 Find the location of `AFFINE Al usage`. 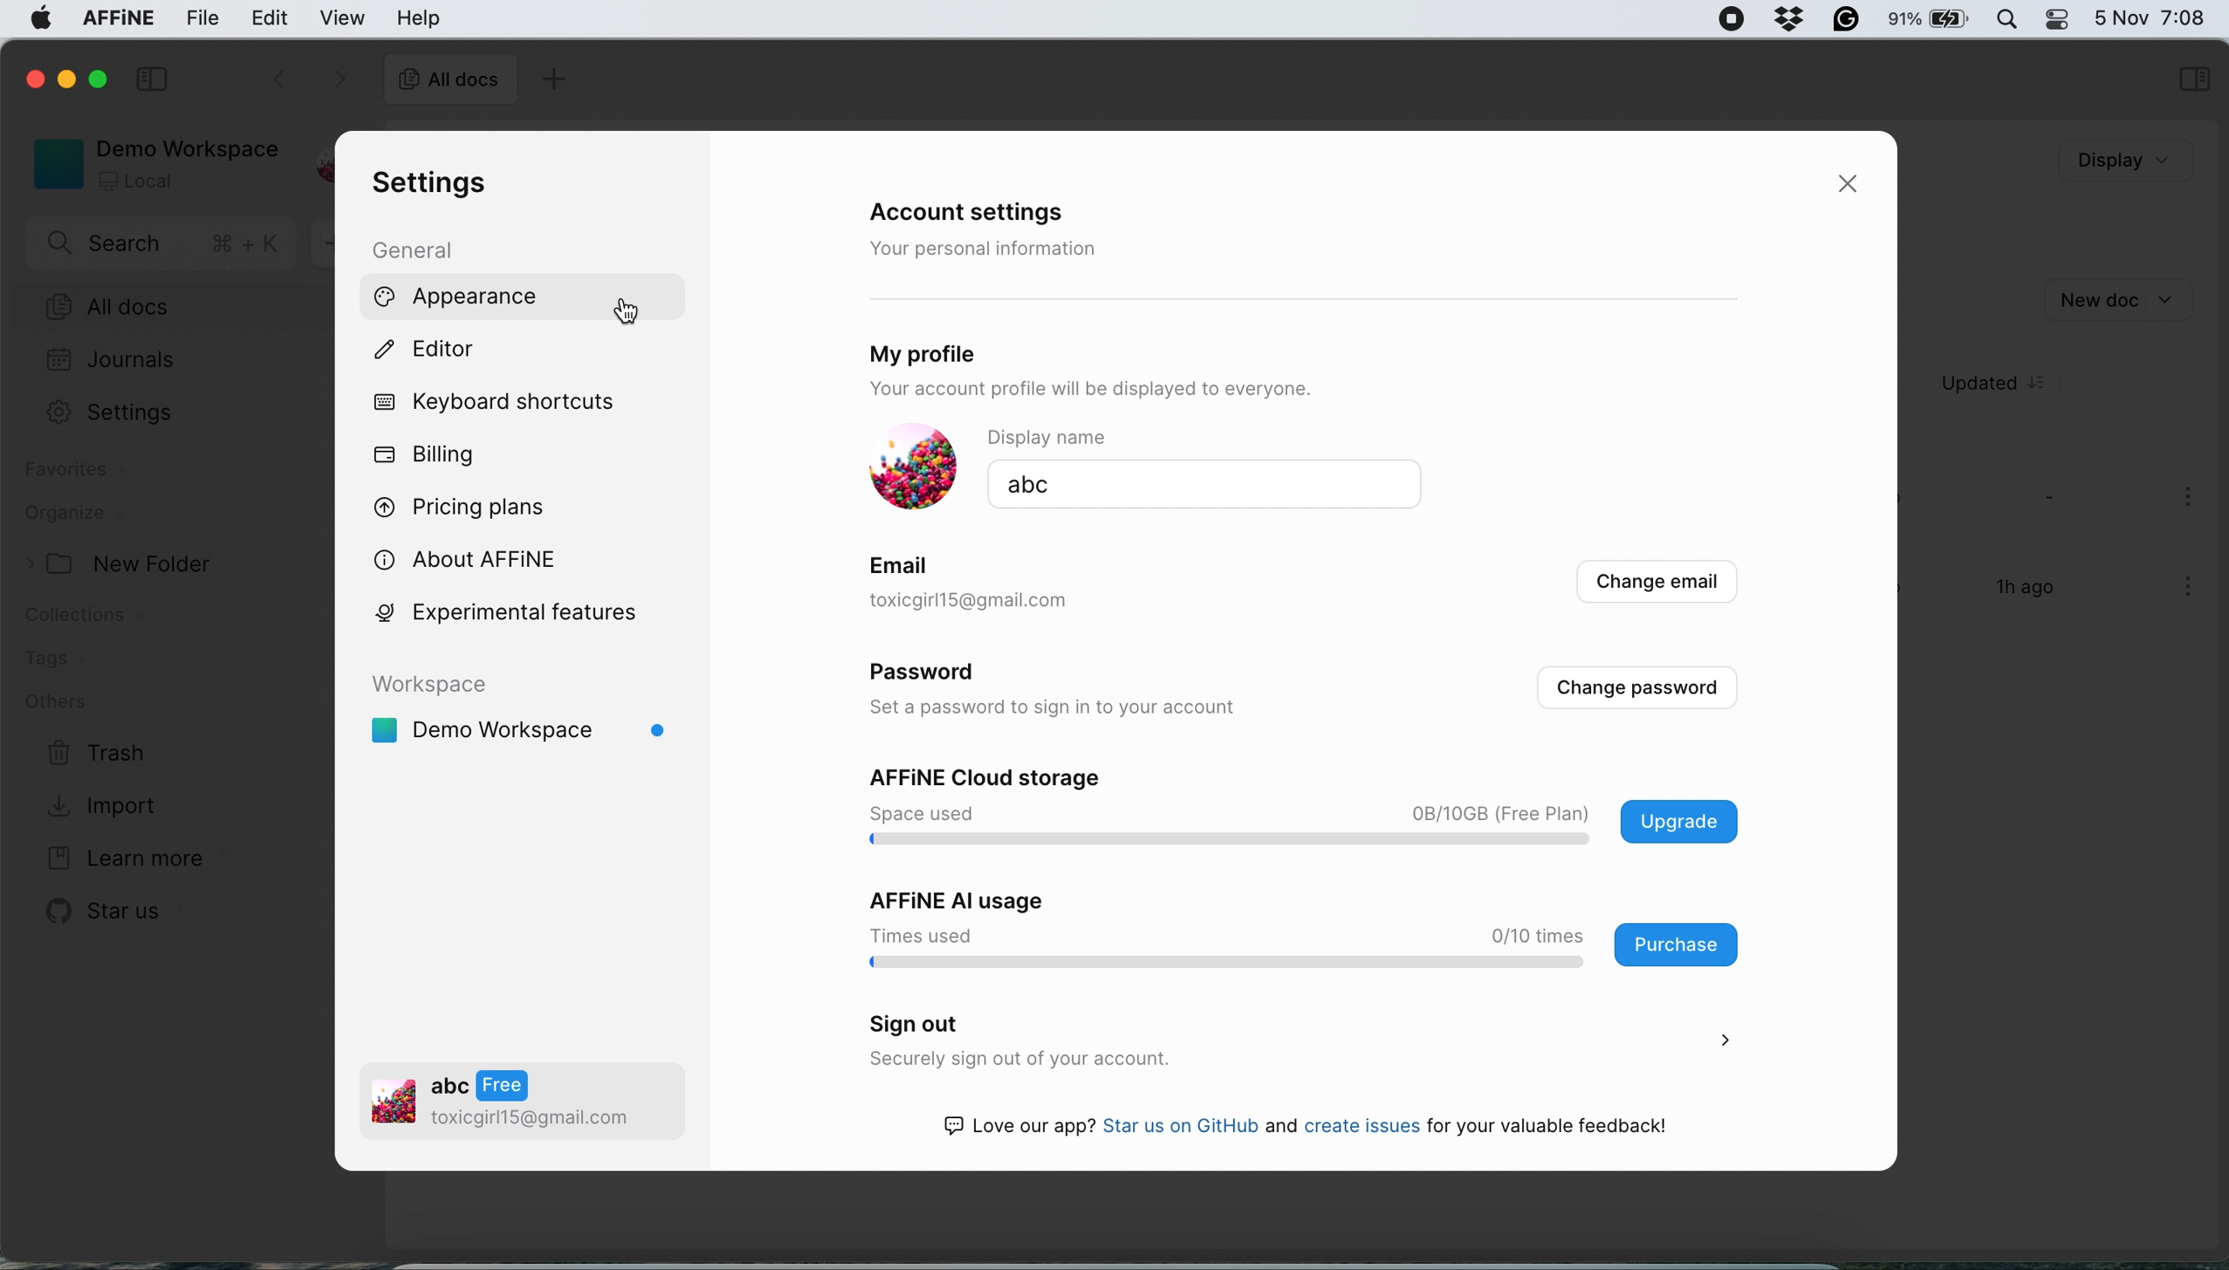

AFFINE Al usage is located at coordinates (960, 899).